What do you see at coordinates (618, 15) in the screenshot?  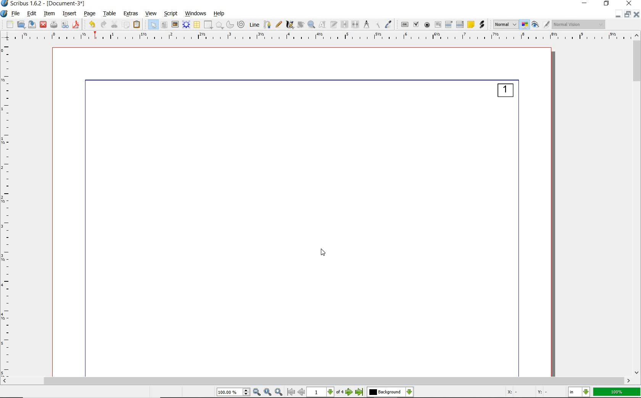 I see `Restore Down` at bounding box center [618, 15].